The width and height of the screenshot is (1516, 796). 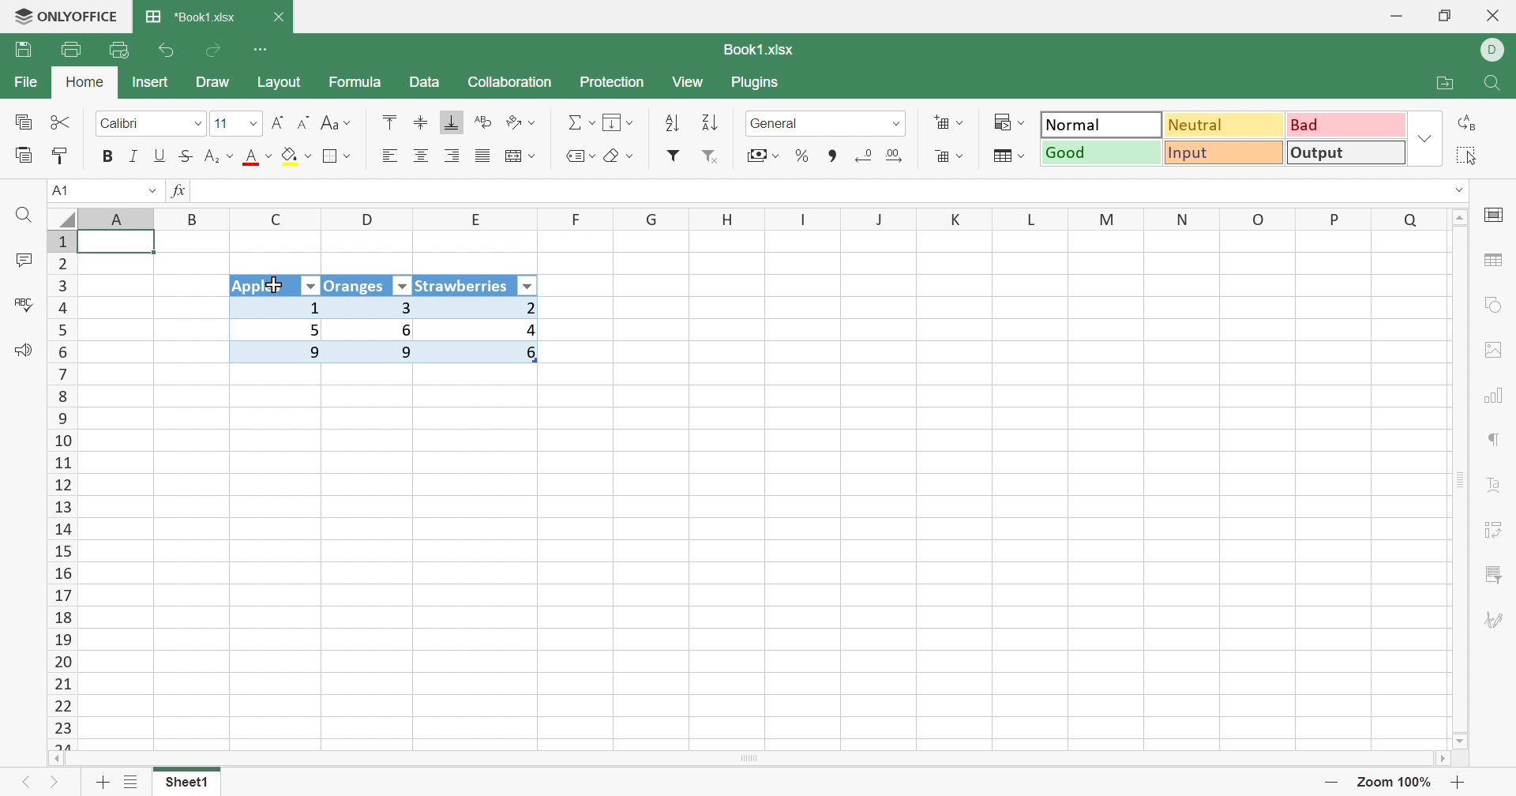 I want to click on Previous, so click(x=24, y=786).